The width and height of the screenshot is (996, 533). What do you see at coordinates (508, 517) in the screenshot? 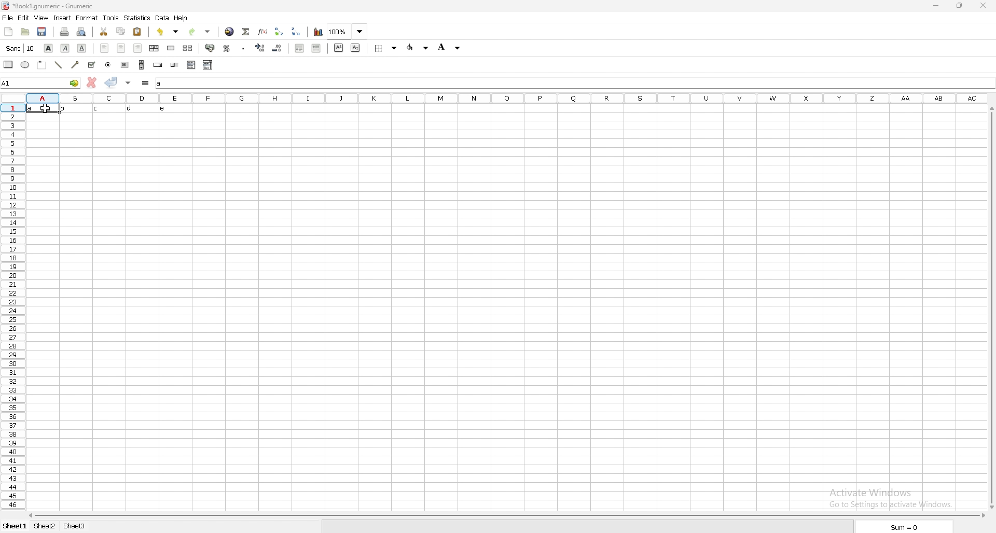
I see `scroll bar` at bounding box center [508, 517].